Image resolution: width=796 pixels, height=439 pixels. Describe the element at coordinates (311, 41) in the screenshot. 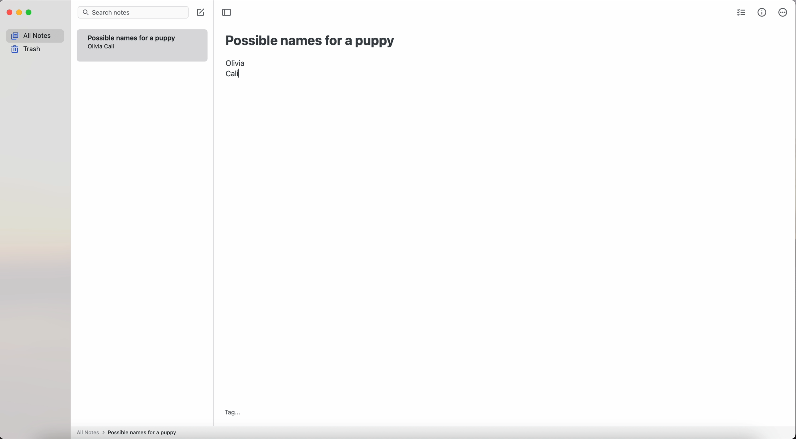

I see `possible names for a puppy` at that location.